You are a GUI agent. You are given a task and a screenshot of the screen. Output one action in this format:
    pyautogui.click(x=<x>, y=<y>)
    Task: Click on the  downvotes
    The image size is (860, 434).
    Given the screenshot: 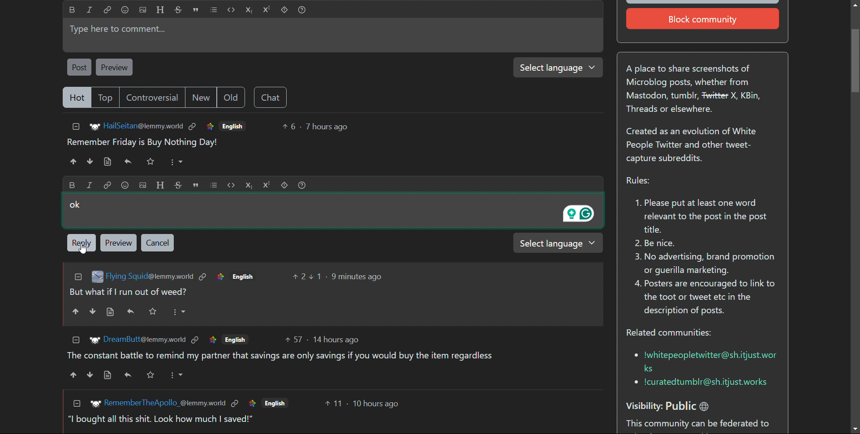 What is the action you would take?
    pyautogui.click(x=91, y=161)
    